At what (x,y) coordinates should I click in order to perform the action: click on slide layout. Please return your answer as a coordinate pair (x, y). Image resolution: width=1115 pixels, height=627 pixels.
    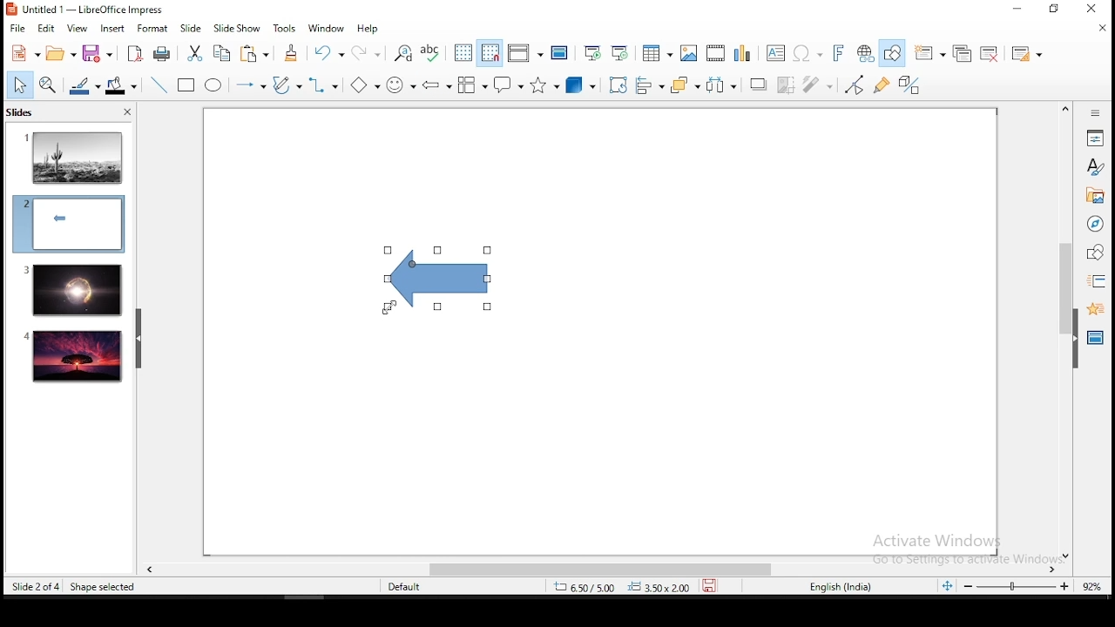
    Looking at the image, I should click on (1024, 54).